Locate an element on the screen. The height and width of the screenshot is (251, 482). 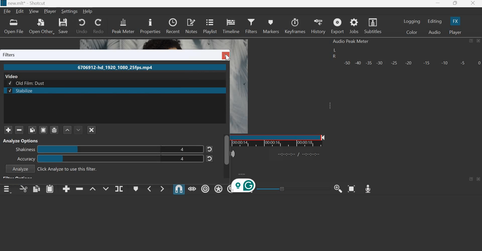
Next Marker is located at coordinates (162, 189).